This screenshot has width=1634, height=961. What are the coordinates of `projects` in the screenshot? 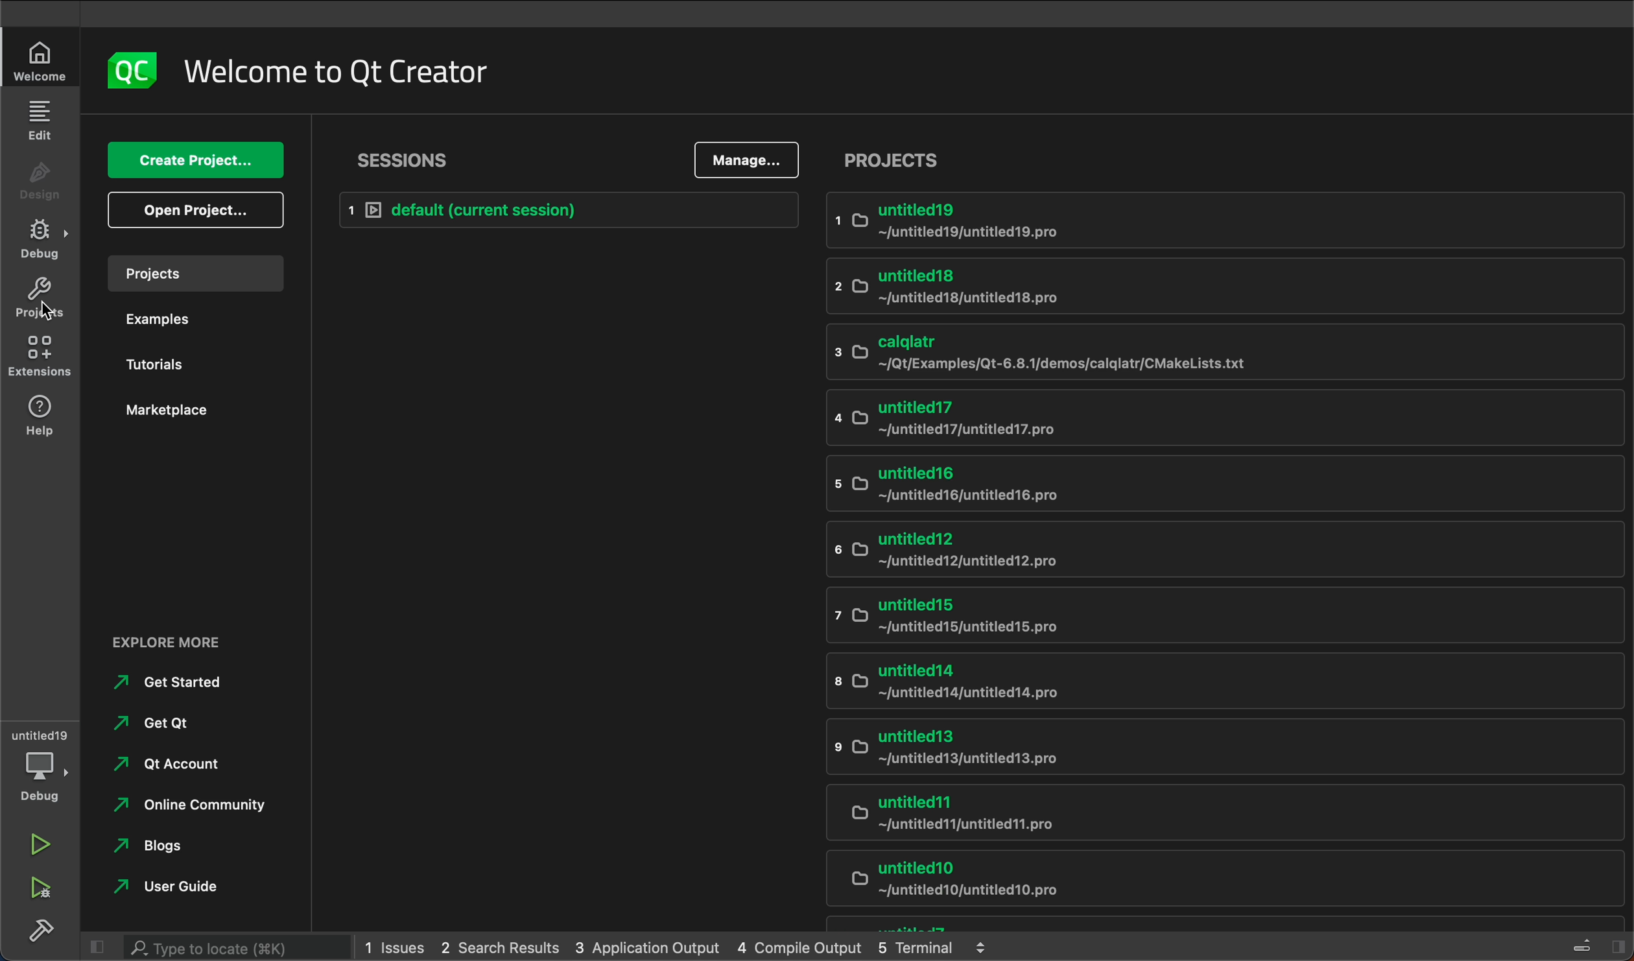 It's located at (37, 297).